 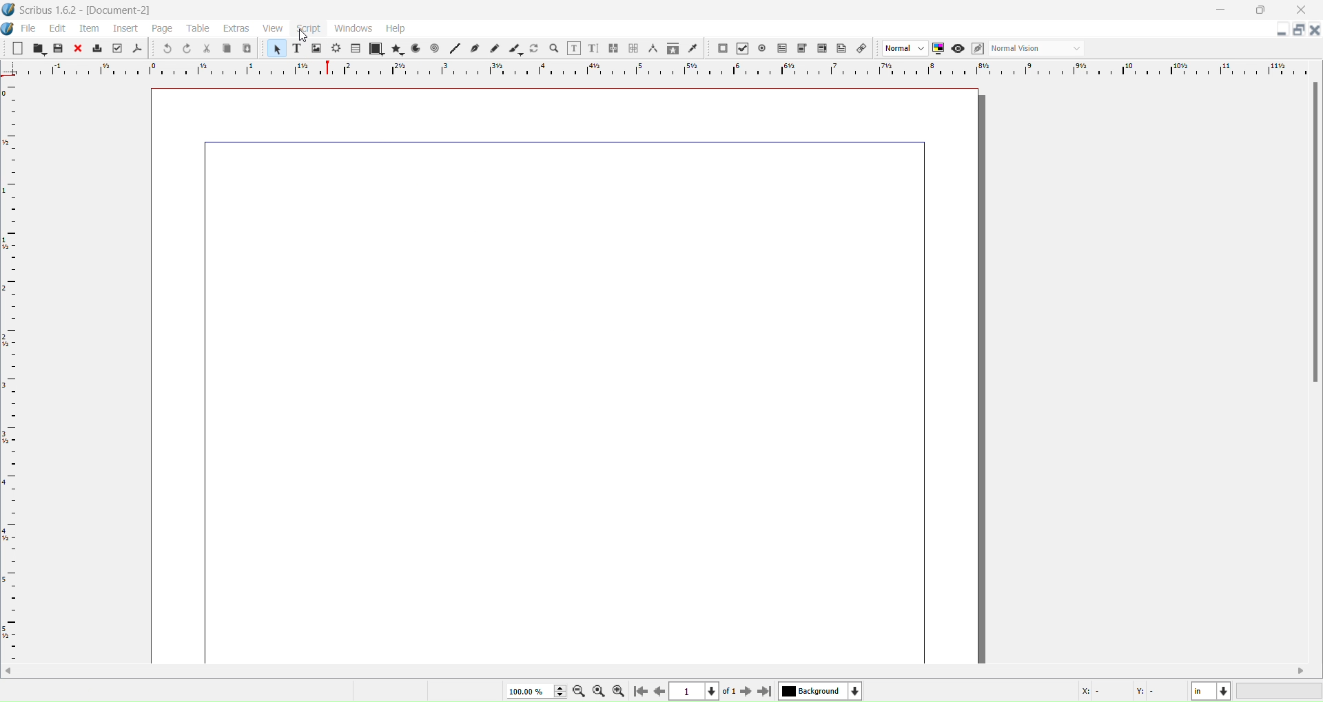 What do you see at coordinates (903, 49) in the screenshot?
I see `Select the image preview quality` at bounding box center [903, 49].